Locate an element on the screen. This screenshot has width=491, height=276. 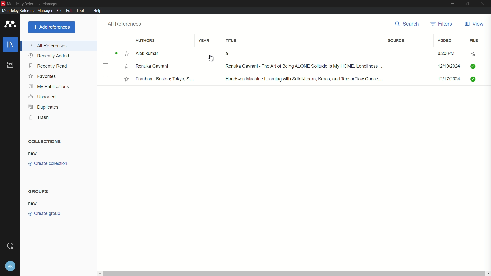
book-3 is located at coordinates (291, 79).